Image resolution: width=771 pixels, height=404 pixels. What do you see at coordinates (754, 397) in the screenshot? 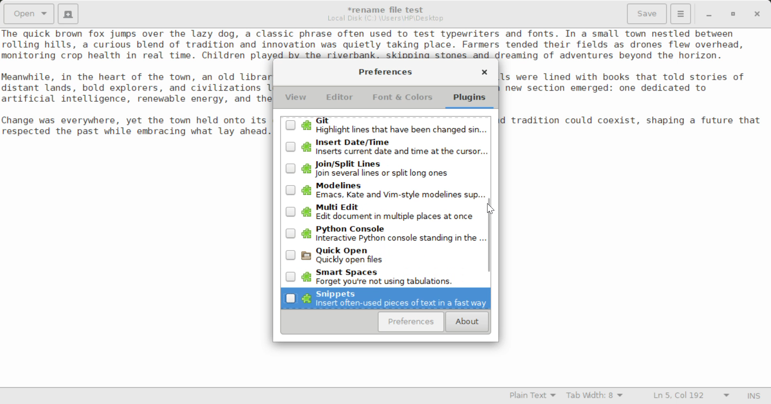
I see `Input Mode` at bounding box center [754, 397].